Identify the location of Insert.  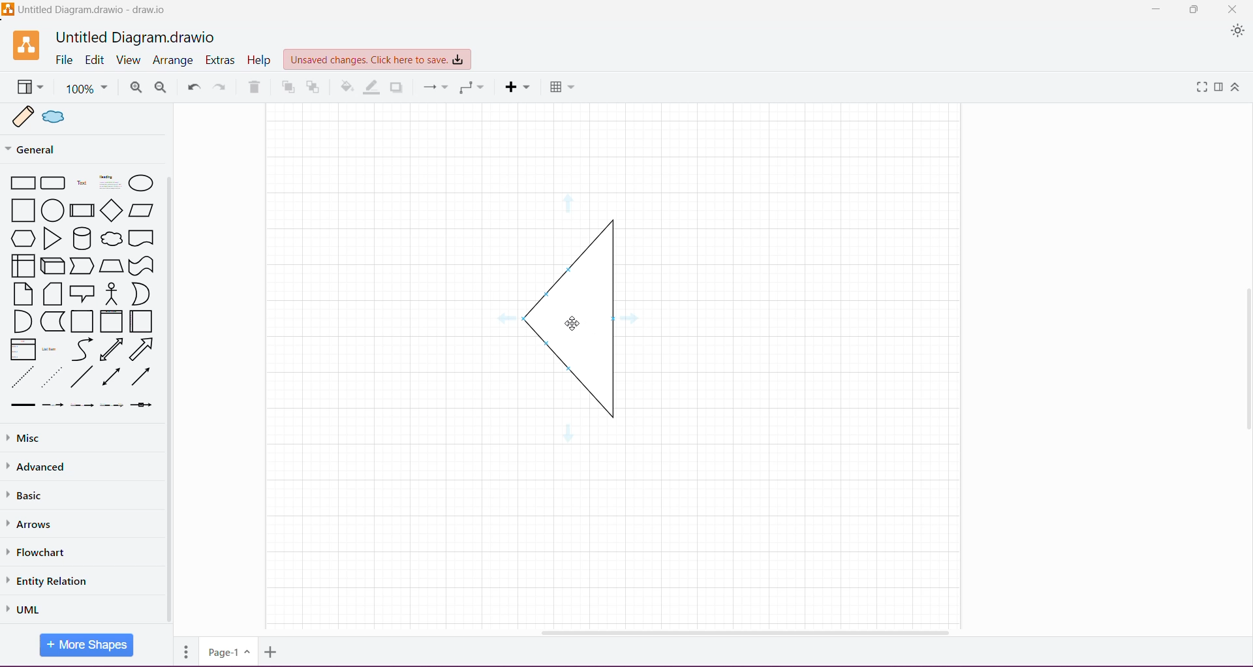
(518, 87).